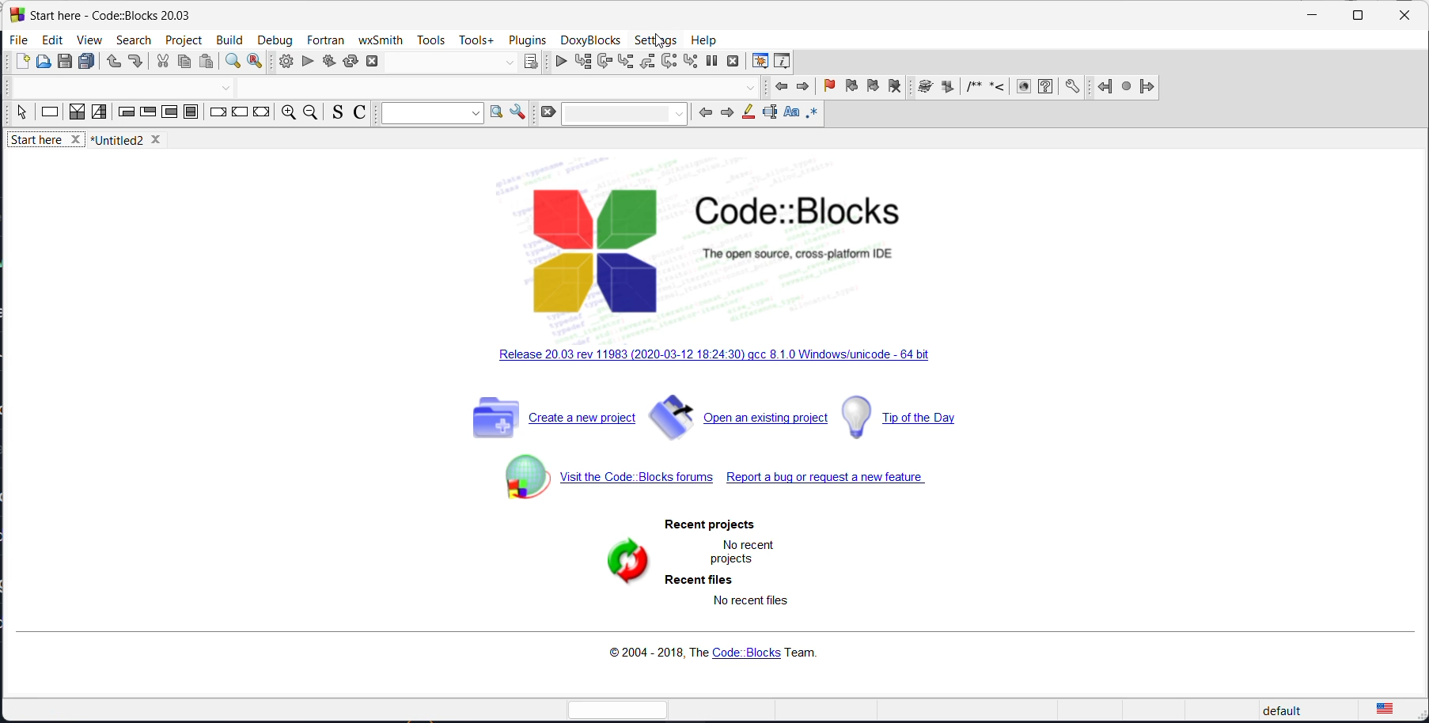 Image resolution: width=1429 pixels, height=723 pixels. I want to click on stop debugging, so click(734, 61).